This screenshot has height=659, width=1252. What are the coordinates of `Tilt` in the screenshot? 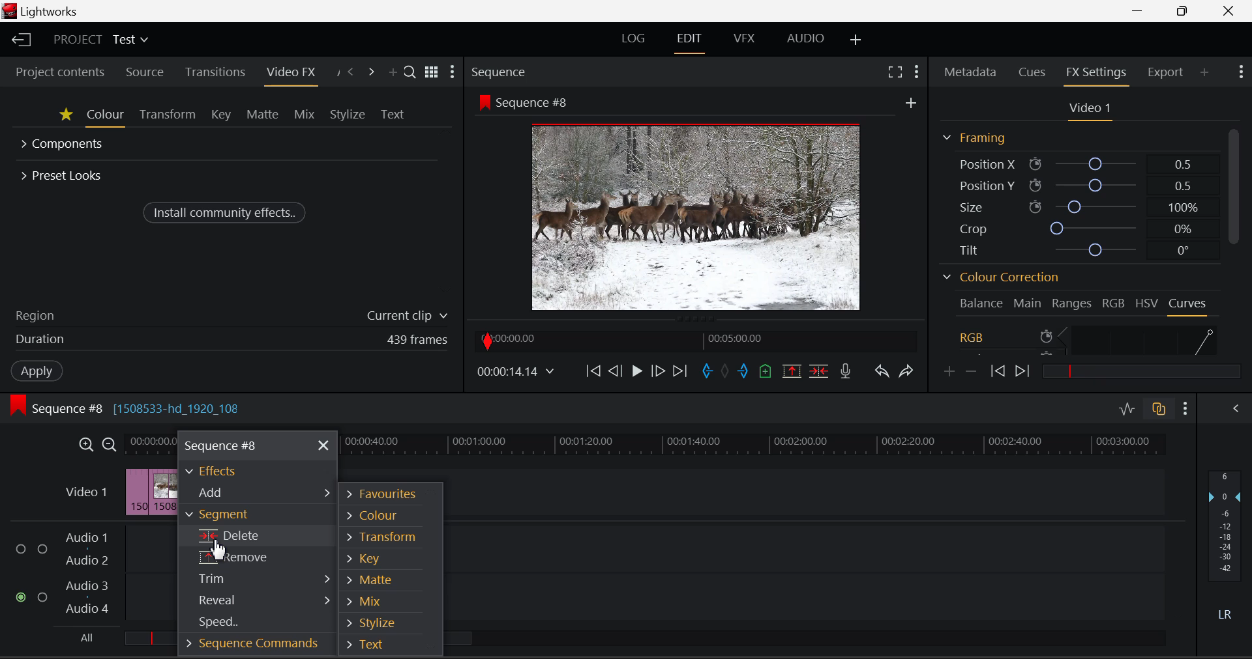 It's located at (1075, 249).